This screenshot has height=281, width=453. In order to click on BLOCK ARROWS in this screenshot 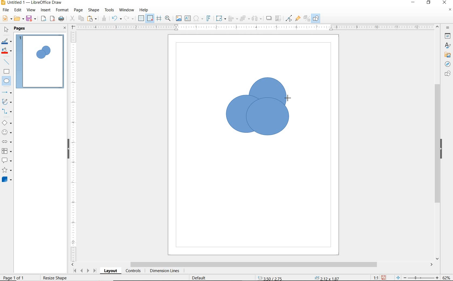, I will do `click(6, 141)`.